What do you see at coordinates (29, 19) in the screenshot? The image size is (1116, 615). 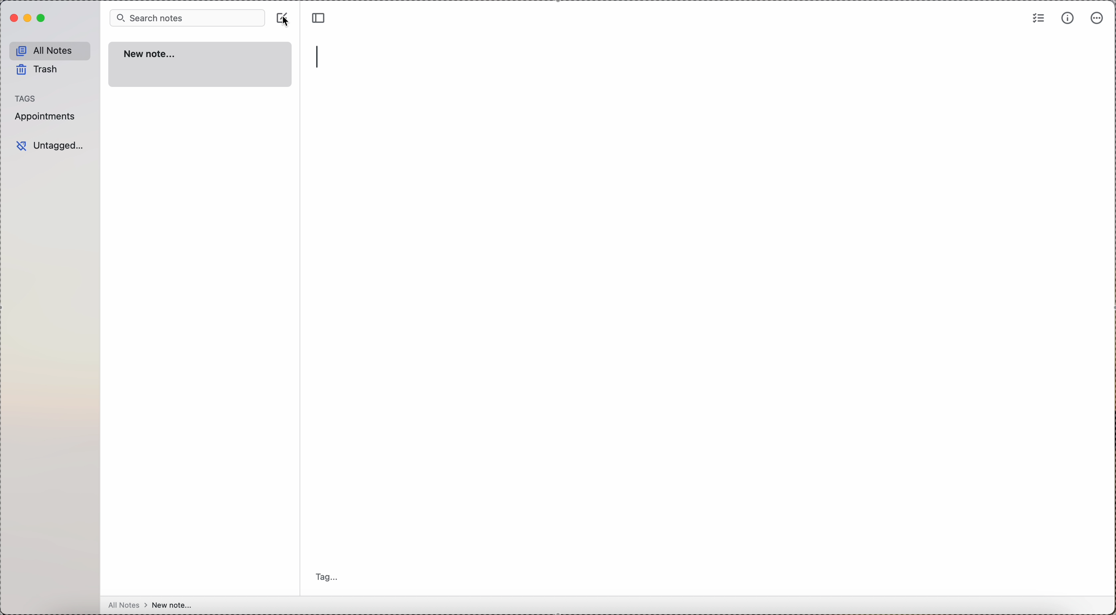 I see `minimize Simplenote` at bounding box center [29, 19].